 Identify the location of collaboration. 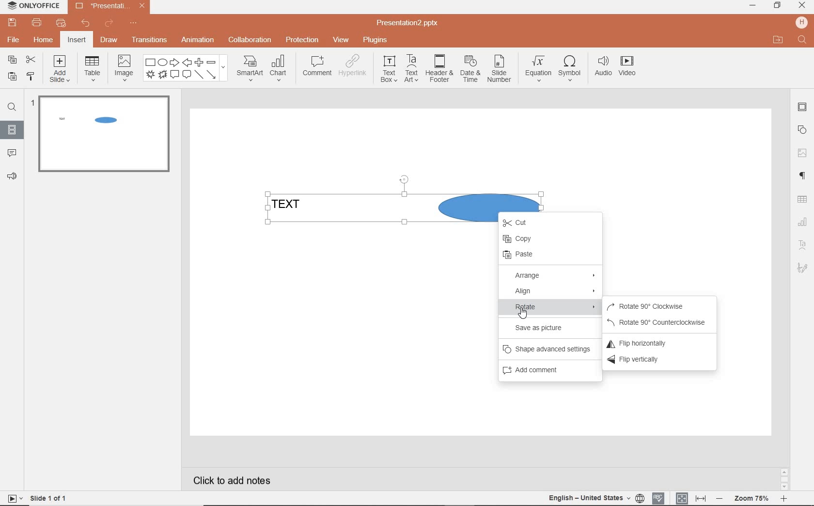
(249, 41).